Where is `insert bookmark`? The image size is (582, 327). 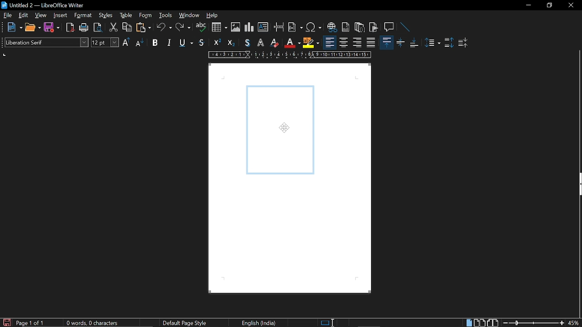 insert bookmark is located at coordinates (374, 27).